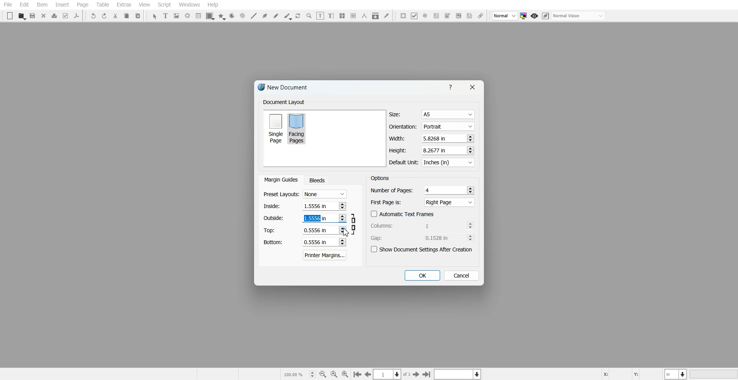 This screenshot has height=380, width=738. Describe the element at coordinates (447, 16) in the screenshot. I see `PDF Combo Box` at that location.